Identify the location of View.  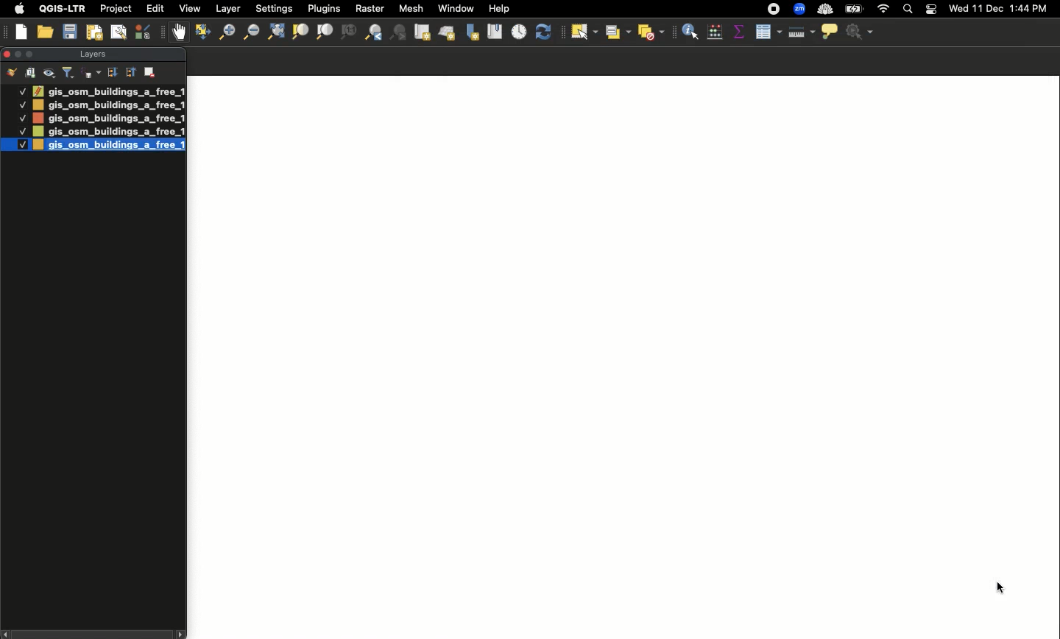
(188, 8).